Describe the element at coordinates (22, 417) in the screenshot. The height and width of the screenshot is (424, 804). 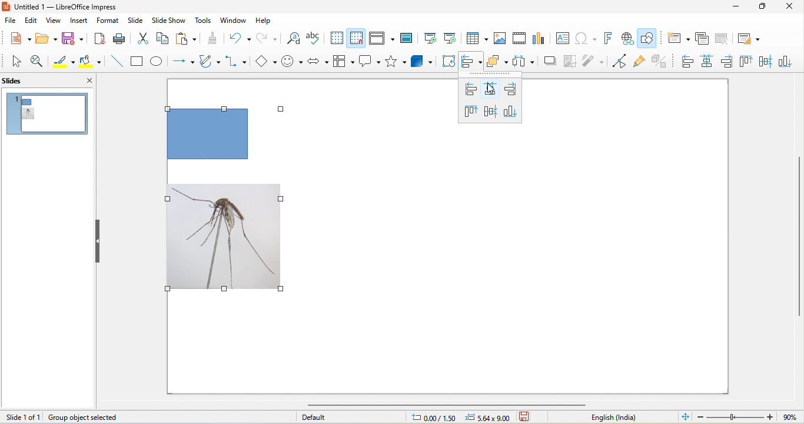
I see `slide 1 of 1` at that location.